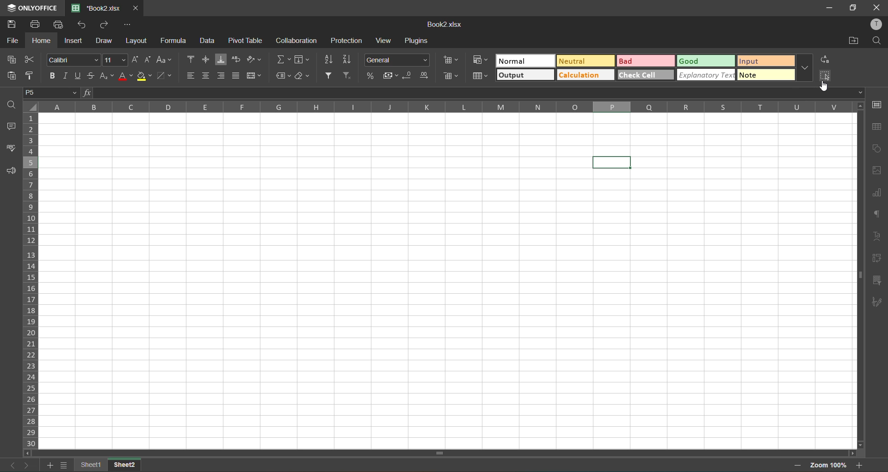 This screenshot has width=888, height=472. I want to click on increment size, so click(134, 61).